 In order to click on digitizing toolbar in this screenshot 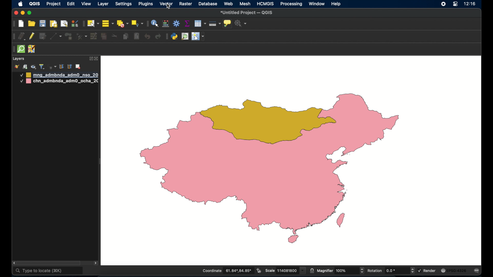, I will do `click(14, 37)`.